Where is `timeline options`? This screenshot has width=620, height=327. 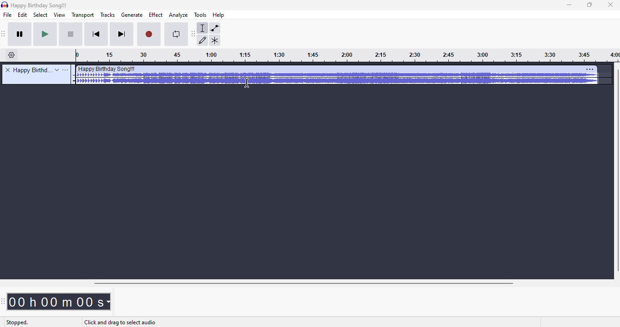
timeline options is located at coordinates (12, 55).